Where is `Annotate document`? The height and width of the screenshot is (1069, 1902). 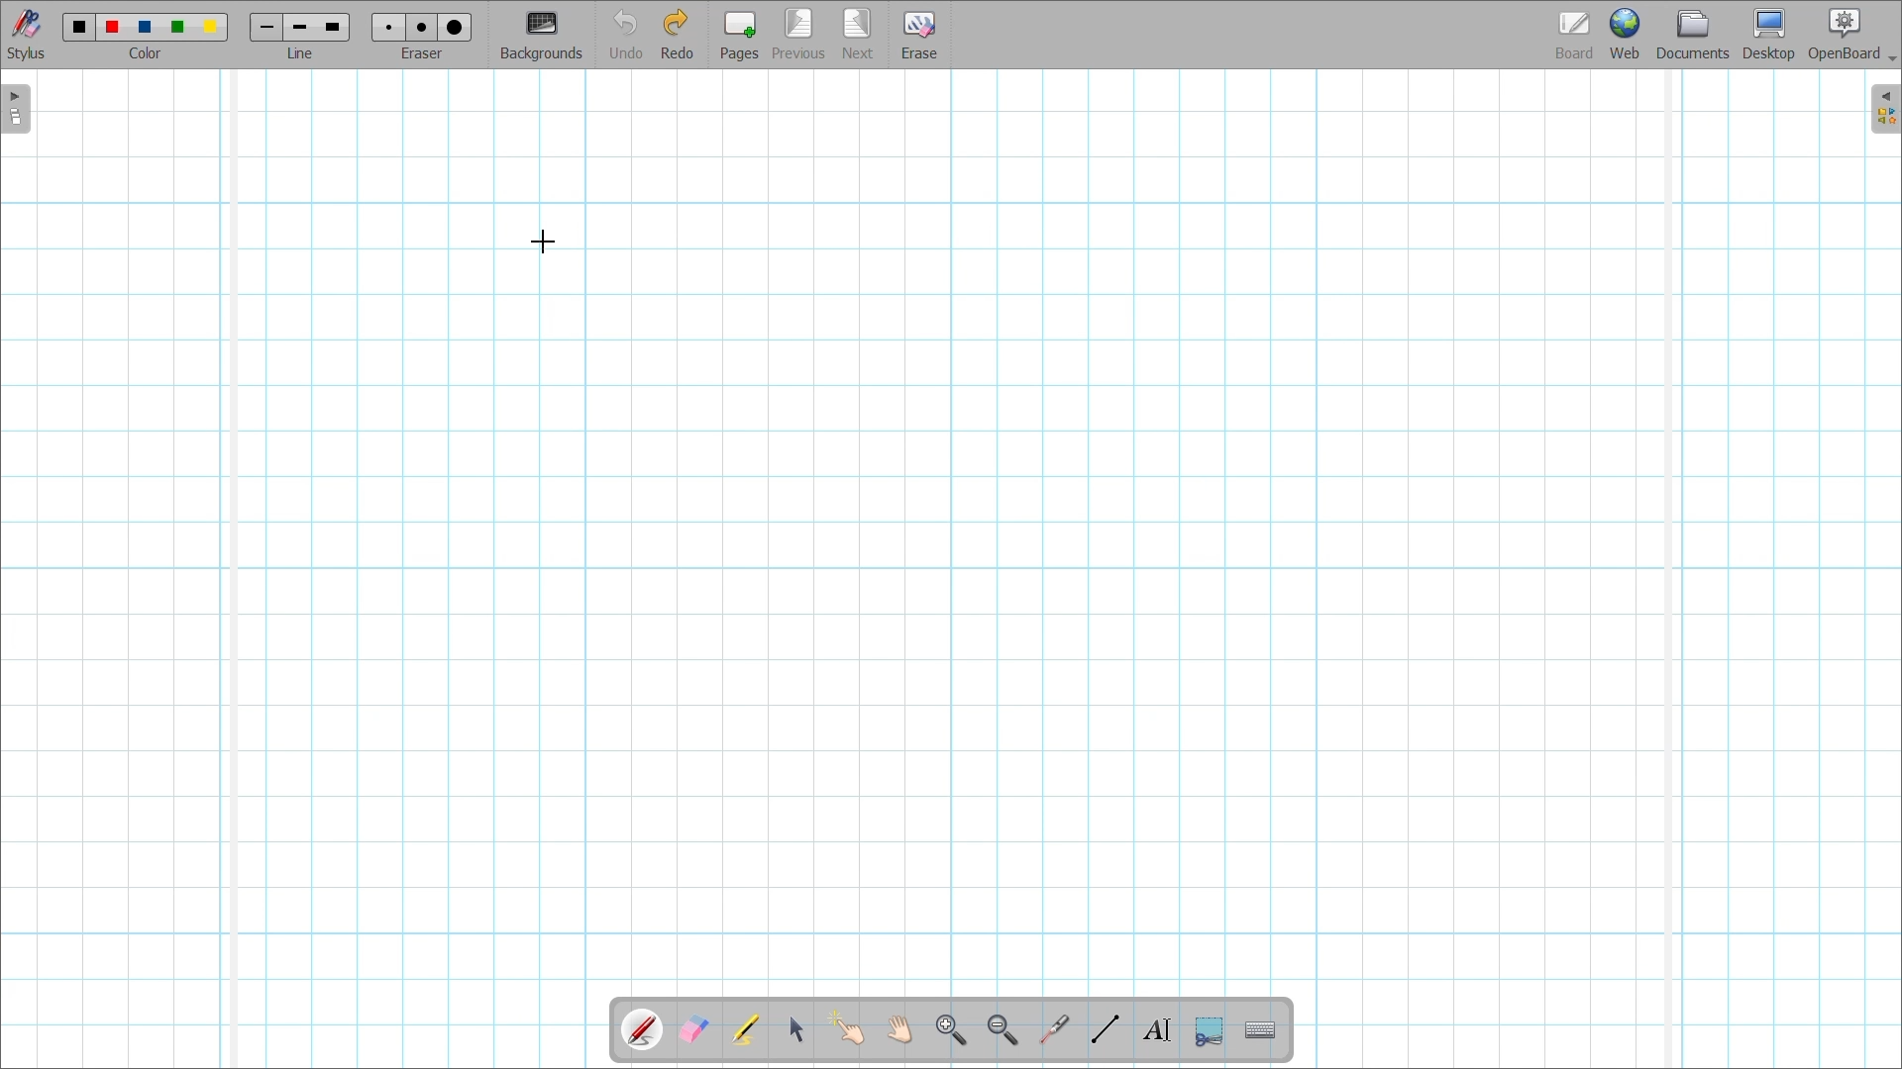
Annotate document is located at coordinates (643, 1030).